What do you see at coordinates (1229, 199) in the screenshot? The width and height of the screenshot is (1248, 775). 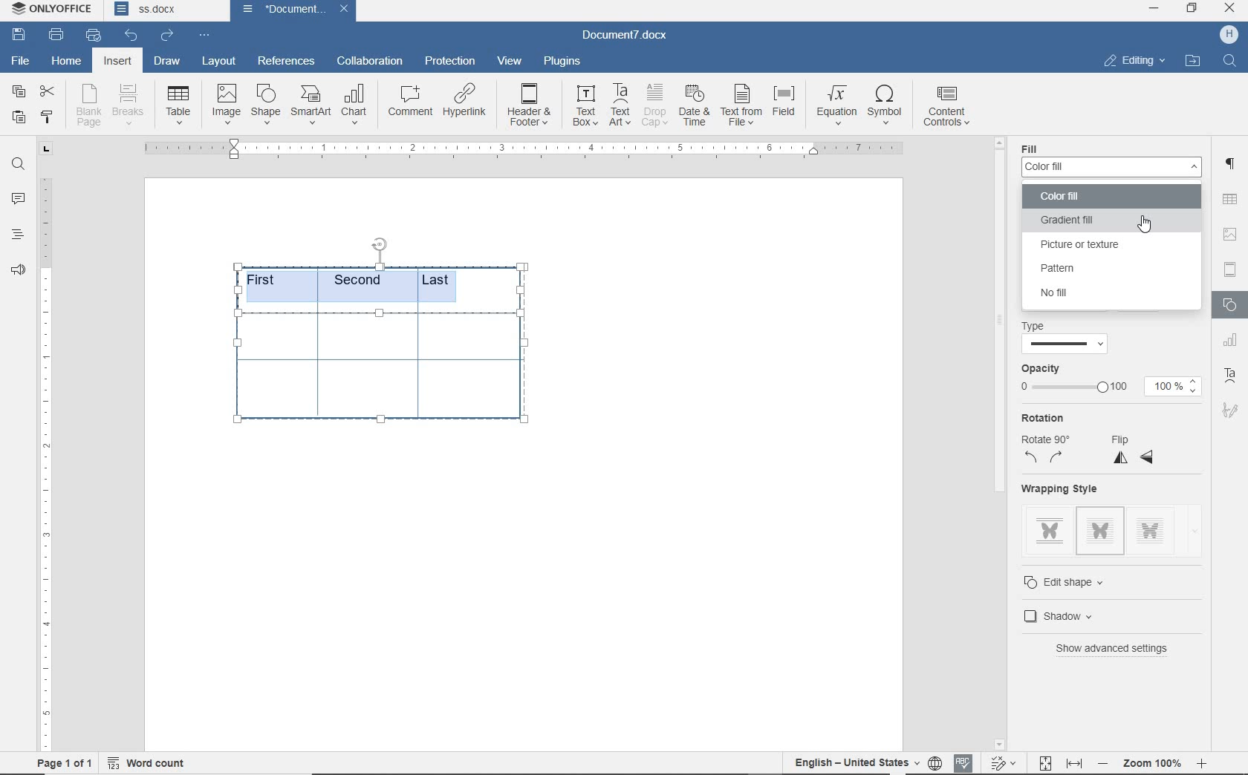 I see `TABLE` at bounding box center [1229, 199].